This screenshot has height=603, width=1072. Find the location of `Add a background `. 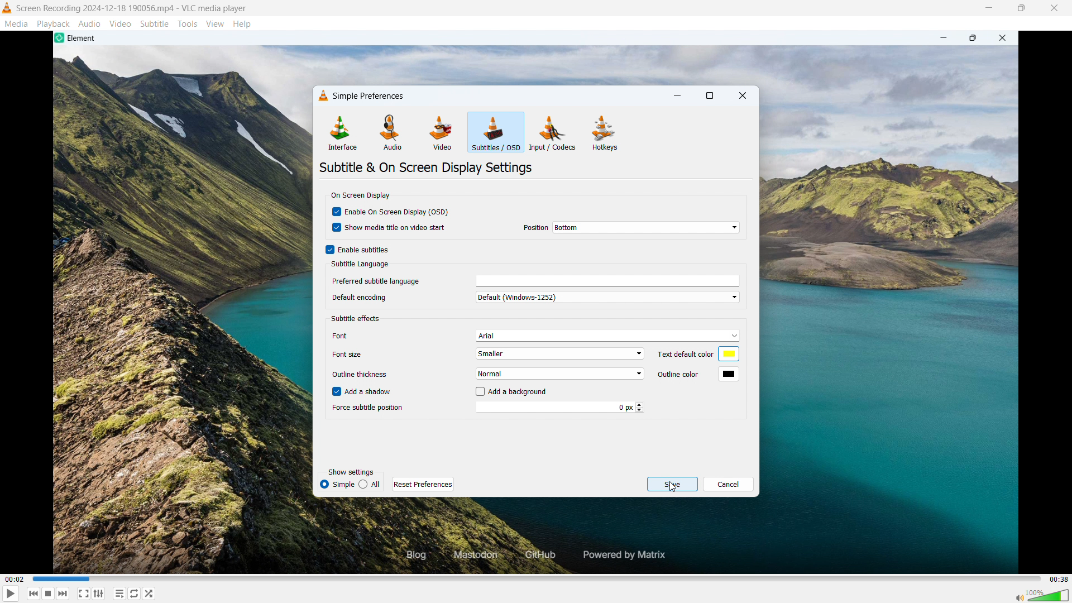

Add a background  is located at coordinates (519, 393).